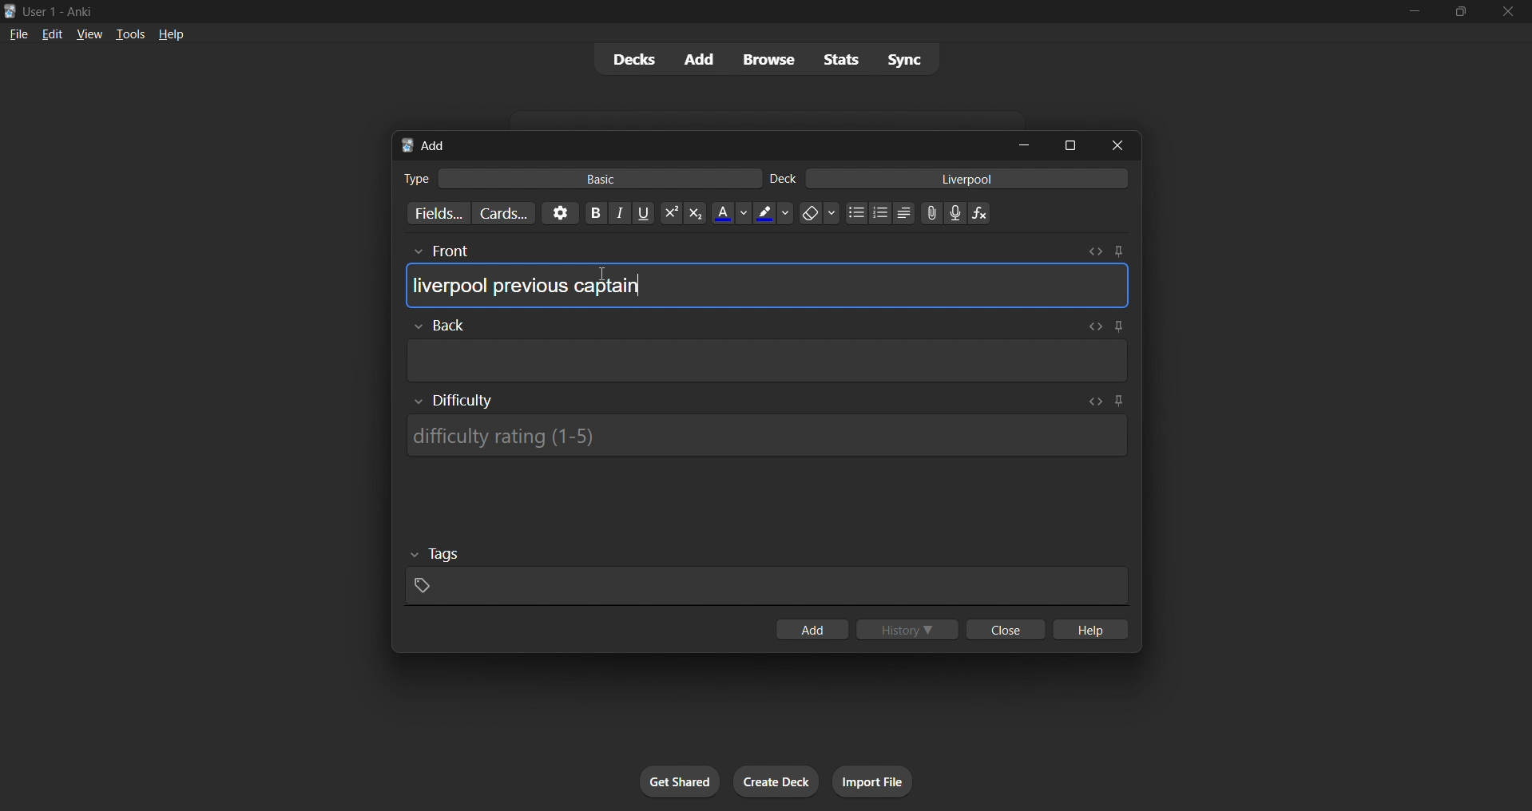 The height and width of the screenshot is (811, 1532). What do you see at coordinates (767, 280) in the screenshot?
I see `card front input box` at bounding box center [767, 280].